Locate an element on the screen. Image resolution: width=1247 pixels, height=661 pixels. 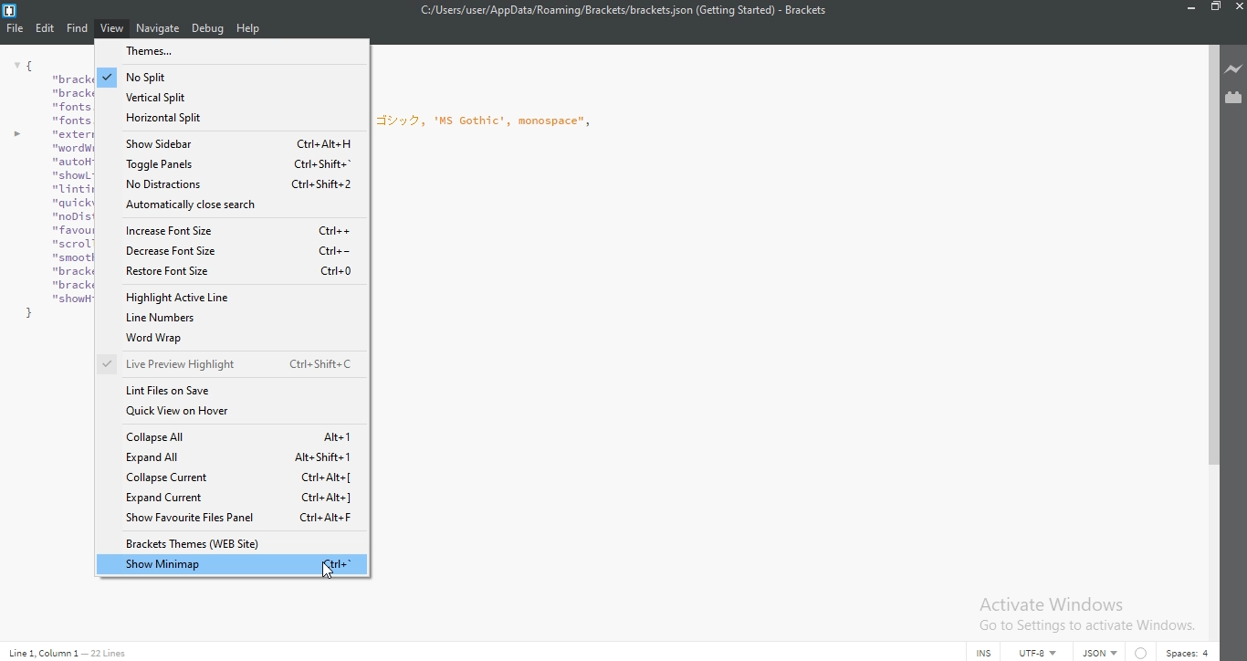
line numbers is located at coordinates (230, 317).